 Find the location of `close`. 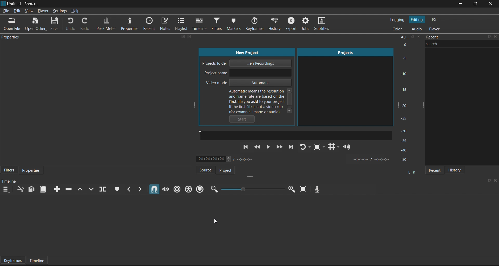

close is located at coordinates (490, 4).